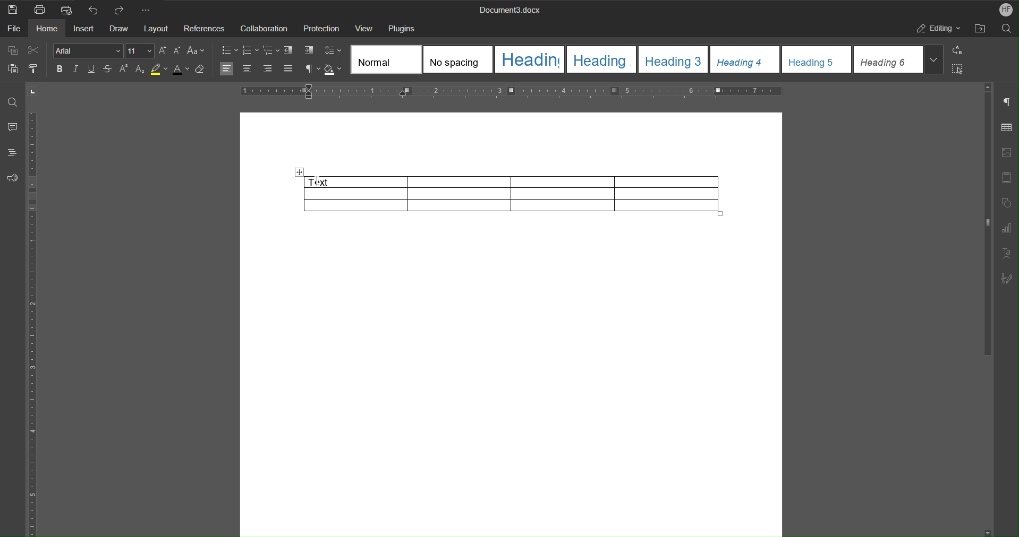  What do you see at coordinates (1007, 253) in the screenshot?
I see `Text Art` at bounding box center [1007, 253].